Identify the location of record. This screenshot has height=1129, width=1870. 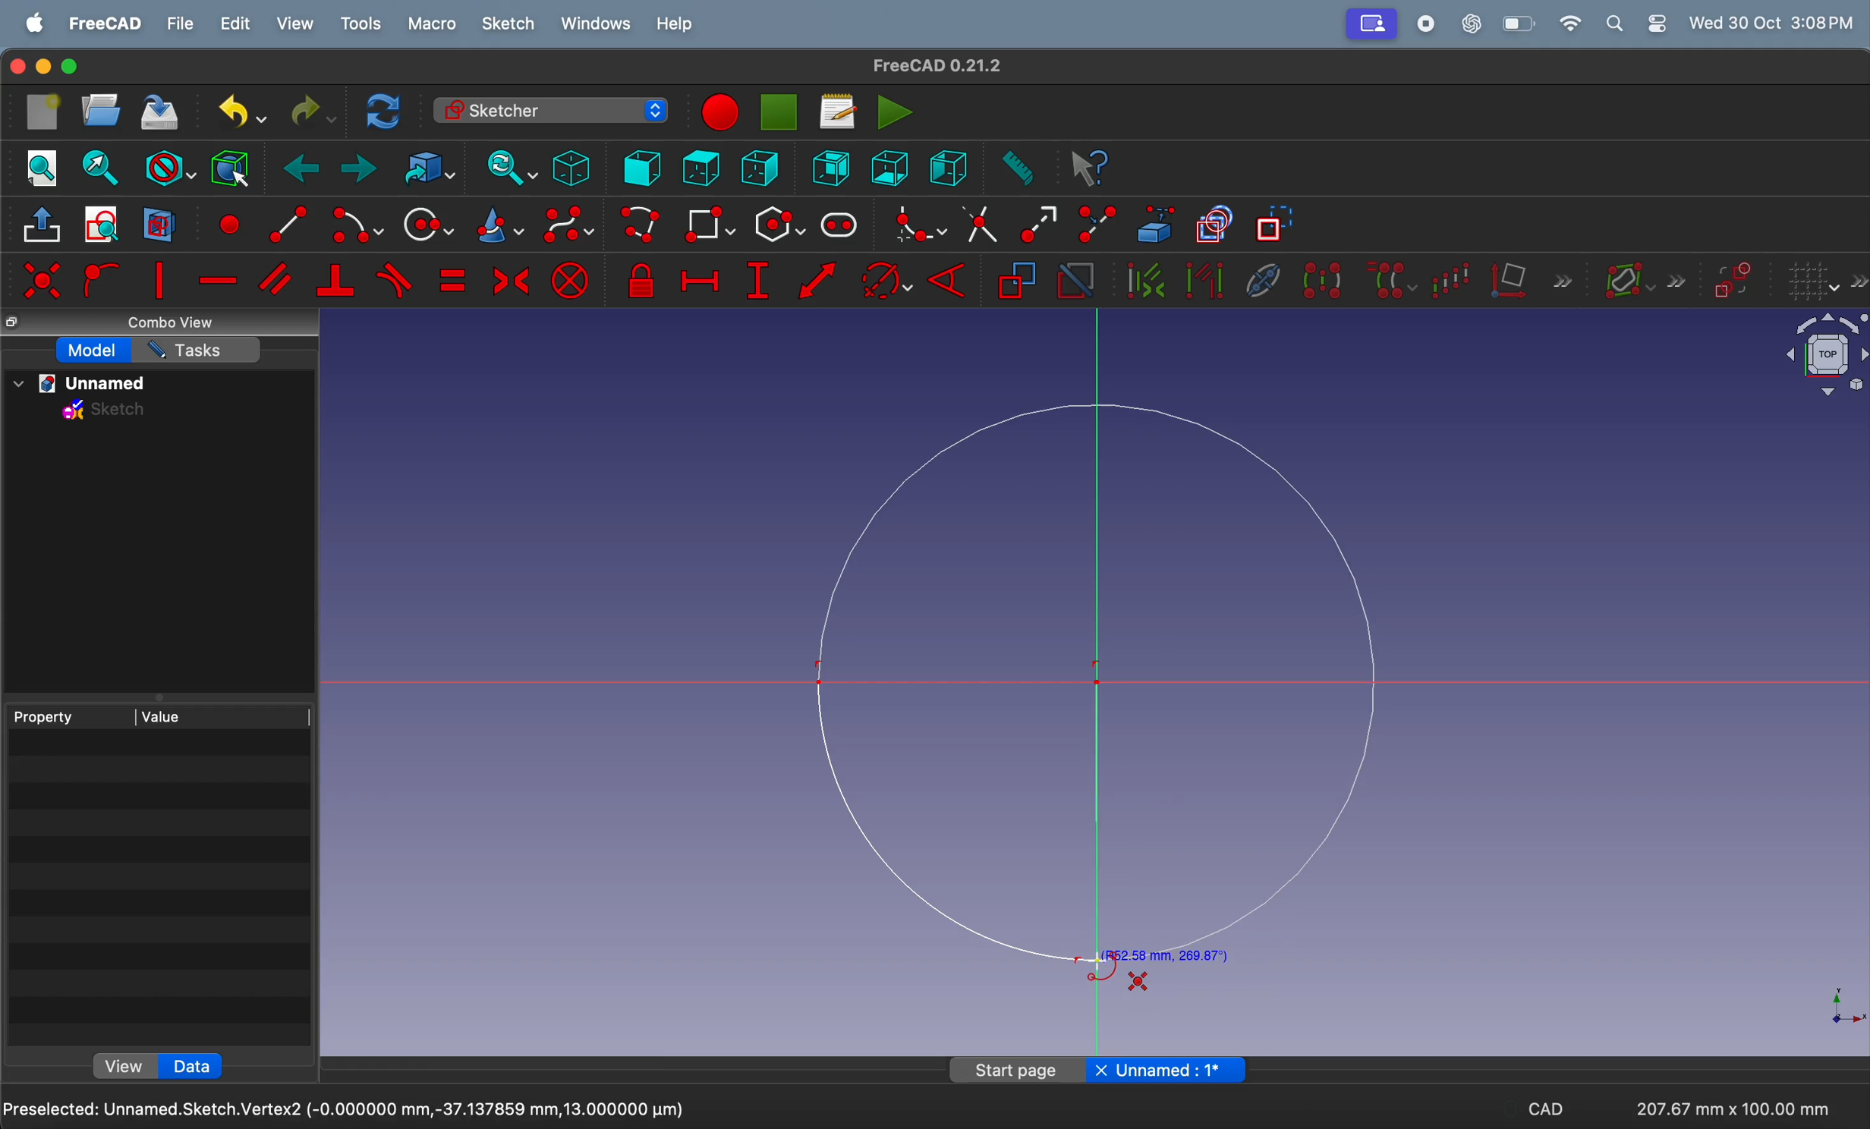
(1430, 24).